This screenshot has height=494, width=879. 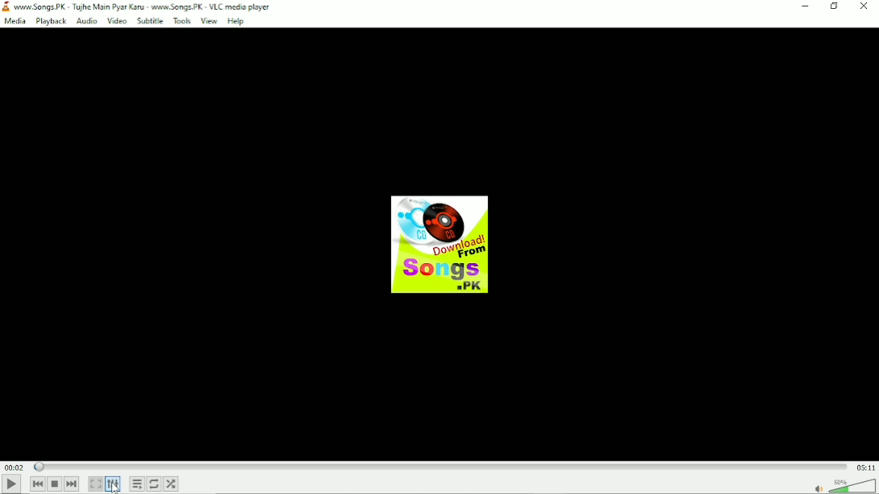 I want to click on Toggle video in fullscreen, so click(x=95, y=484).